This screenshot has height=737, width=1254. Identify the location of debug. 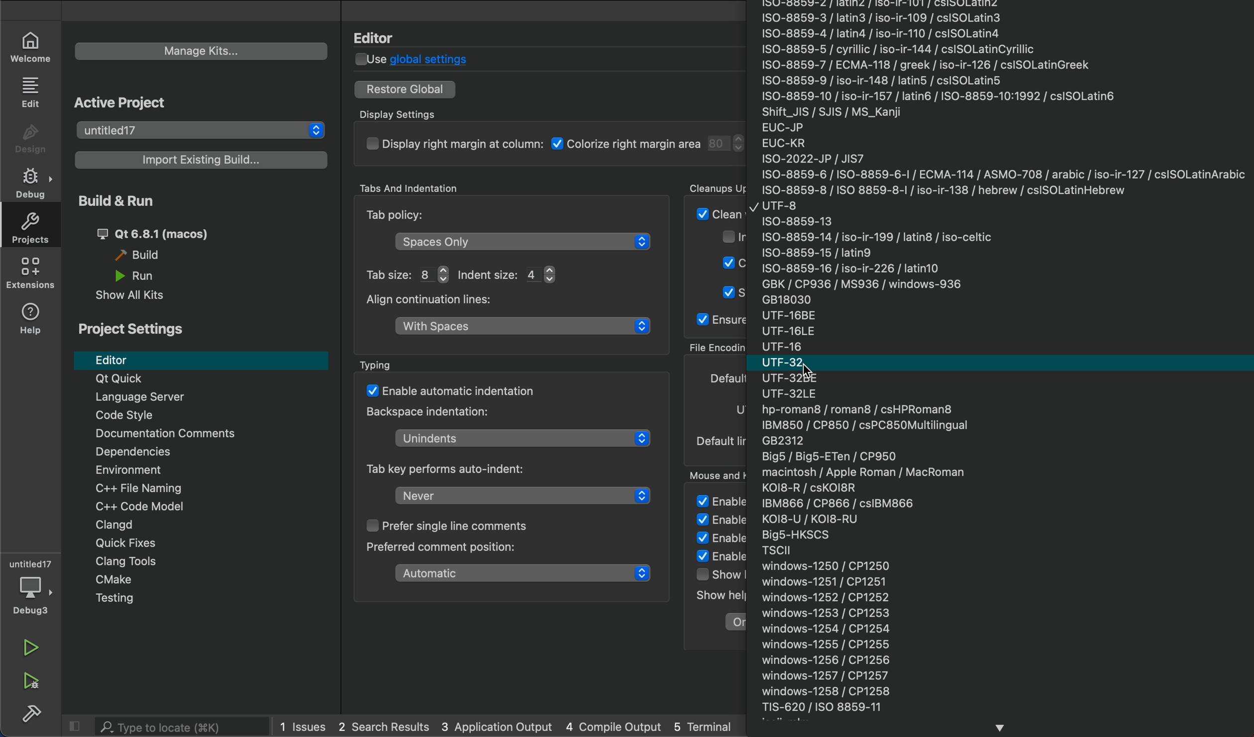
(35, 184).